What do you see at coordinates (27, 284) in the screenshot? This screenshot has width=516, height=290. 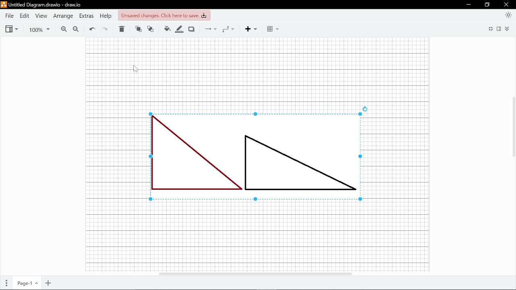 I see `Current page` at bounding box center [27, 284].